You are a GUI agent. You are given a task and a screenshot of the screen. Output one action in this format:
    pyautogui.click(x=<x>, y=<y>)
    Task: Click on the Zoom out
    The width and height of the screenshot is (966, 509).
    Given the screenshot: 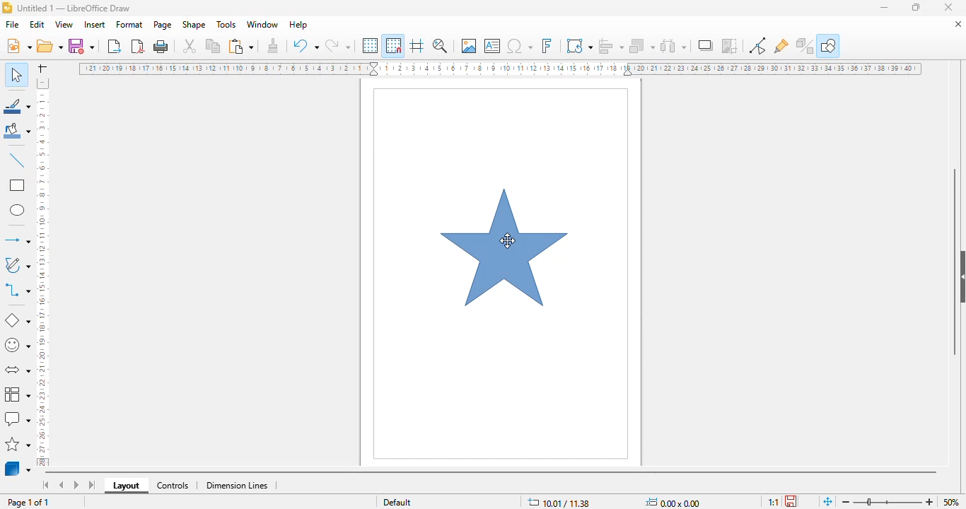 What is the action you would take?
    pyautogui.click(x=846, y=502)
    